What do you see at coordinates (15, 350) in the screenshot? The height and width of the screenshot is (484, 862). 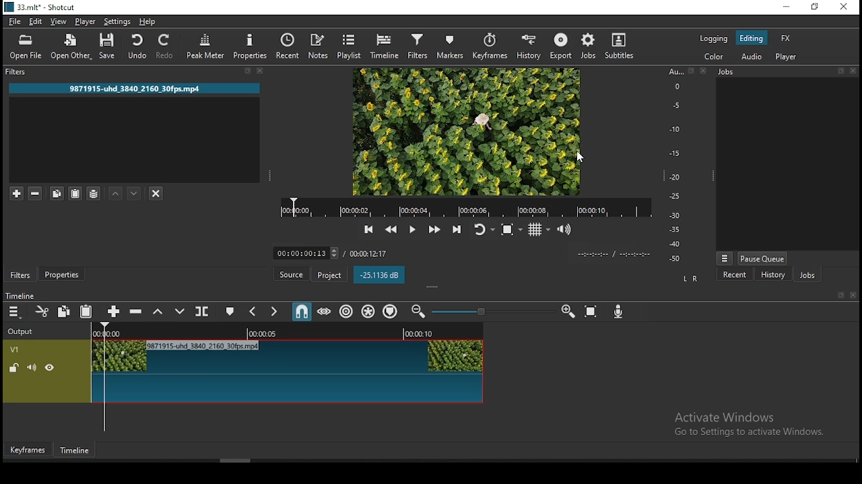 I see `V1` at bounding box center [15, 350].